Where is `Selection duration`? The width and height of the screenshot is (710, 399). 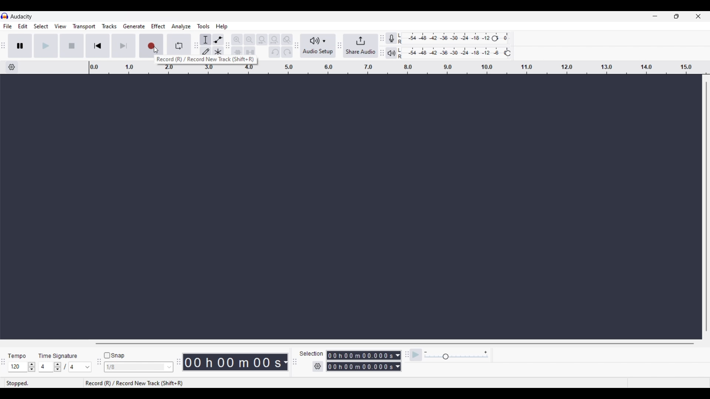 Selection duration is located at coordinates (361, 361).